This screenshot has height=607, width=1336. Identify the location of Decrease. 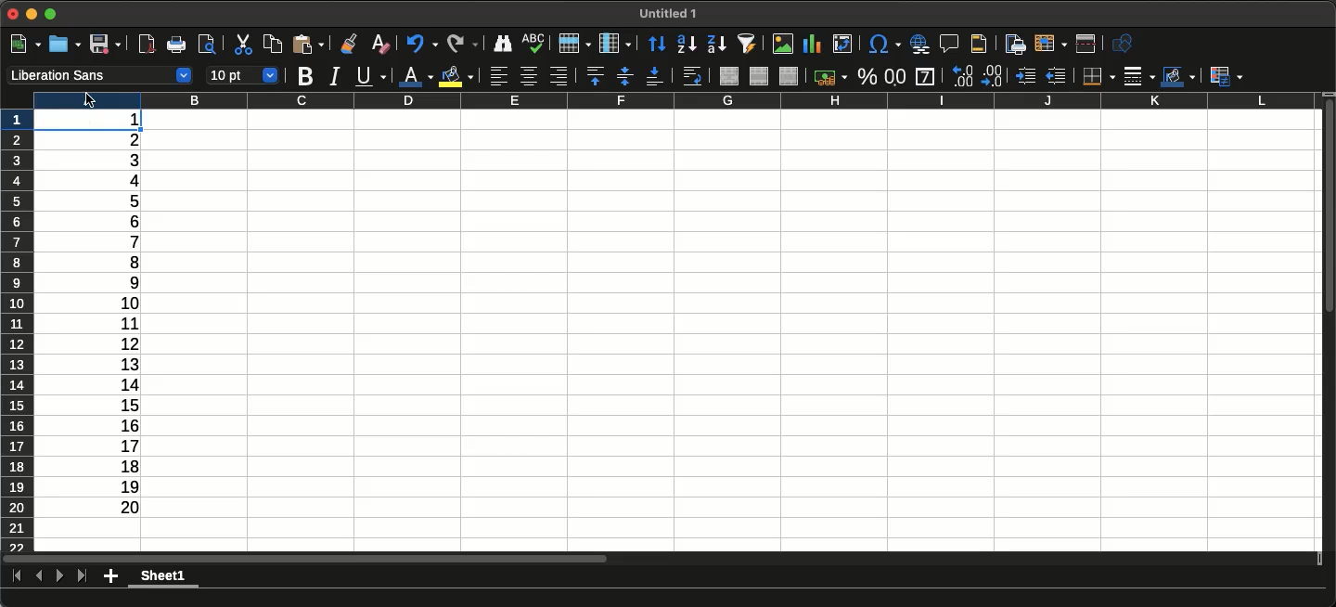
(1060, 77).